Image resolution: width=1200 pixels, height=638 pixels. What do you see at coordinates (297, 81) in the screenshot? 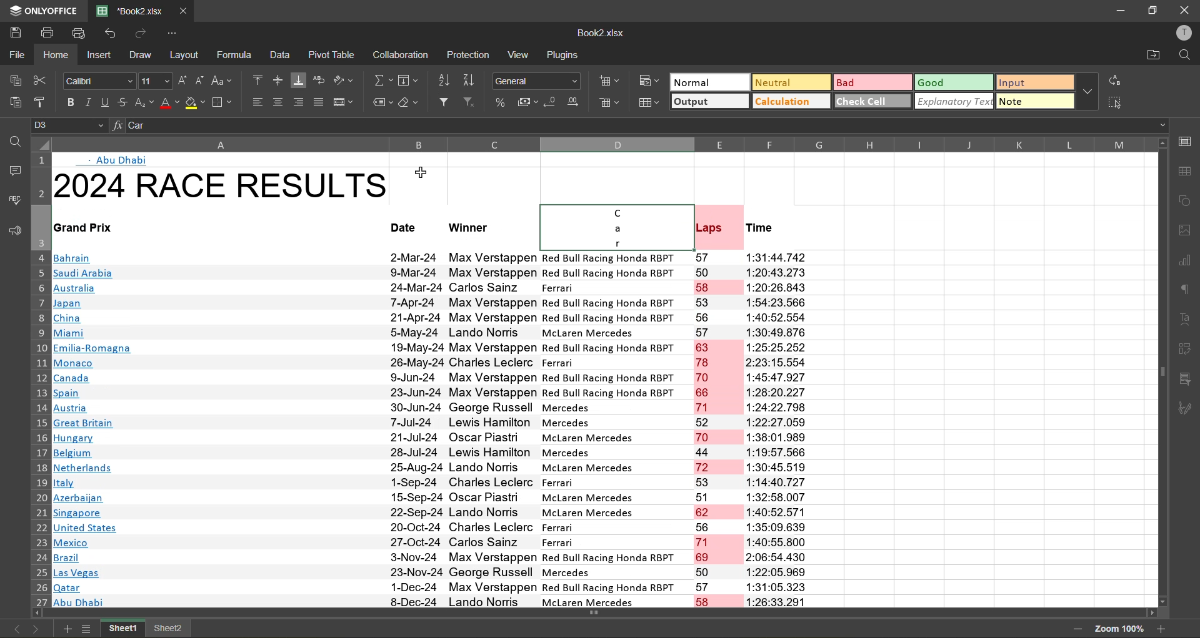
I see `align bottom` at bounding box center [297, 81].